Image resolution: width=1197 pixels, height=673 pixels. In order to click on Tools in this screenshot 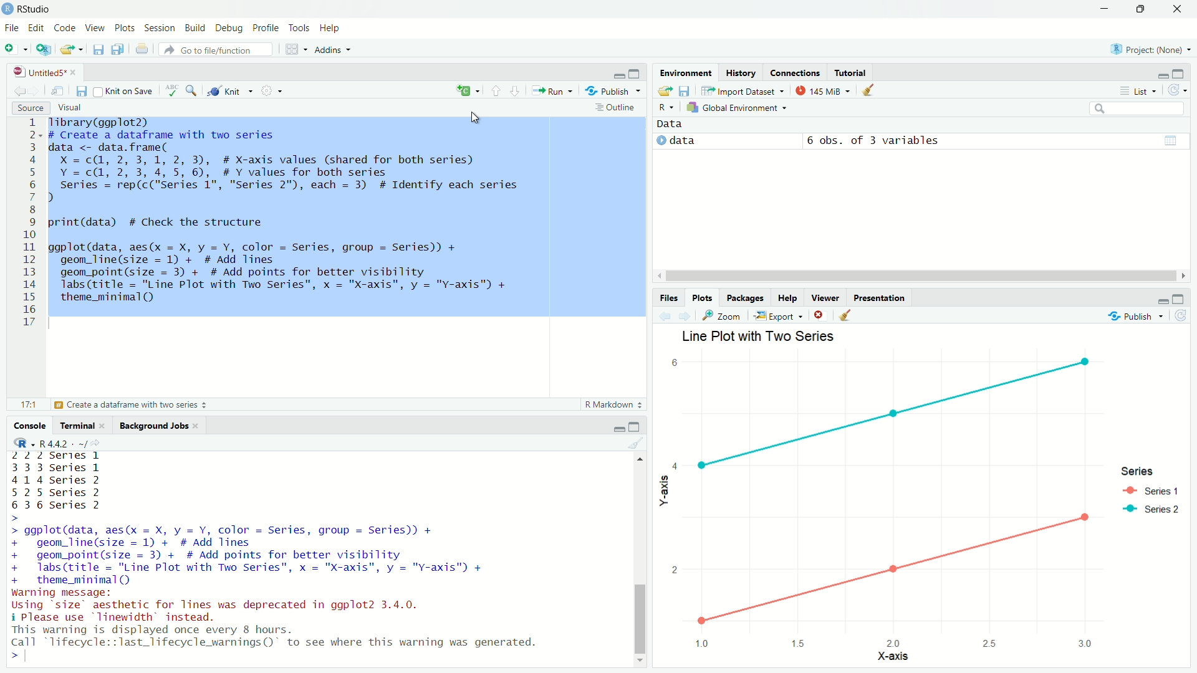, I will do `click(302, 30)`.